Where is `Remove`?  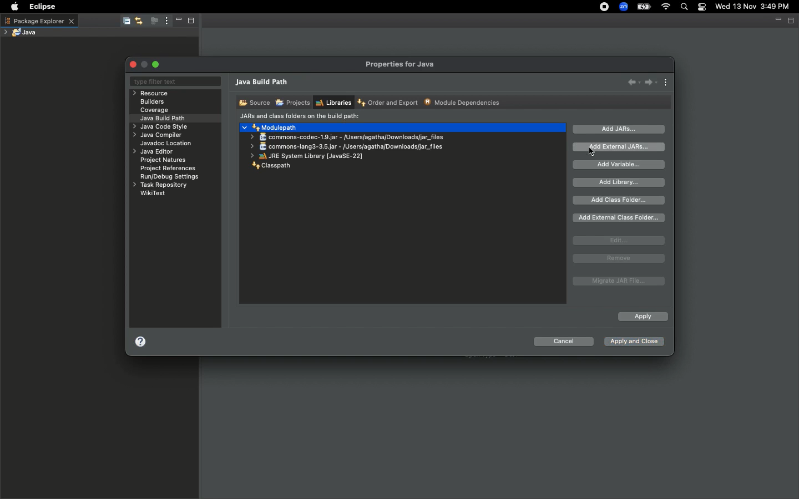 Remove is located at coordinates (619, 258).